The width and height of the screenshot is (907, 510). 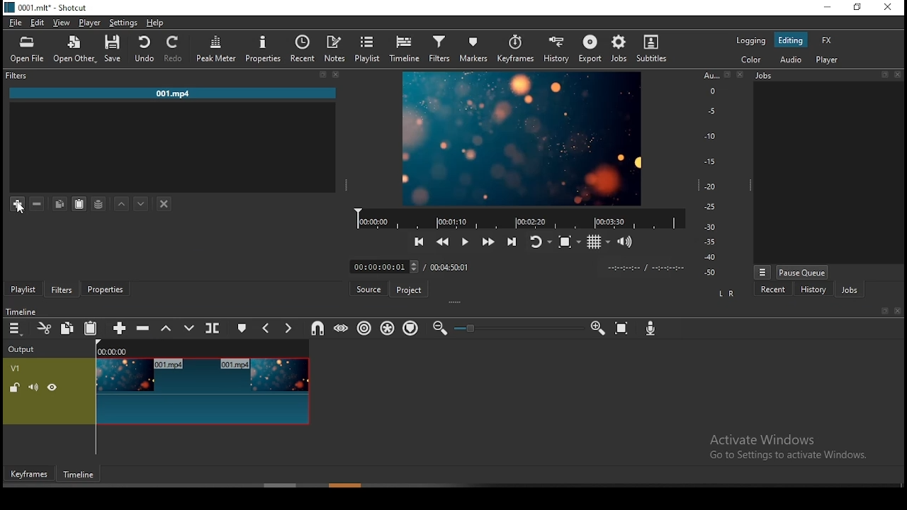 What do you see at coordinates (48, 7) in the screenshot?
I see `0001. mit" - Shotcut` at bounding box center [48, 7].